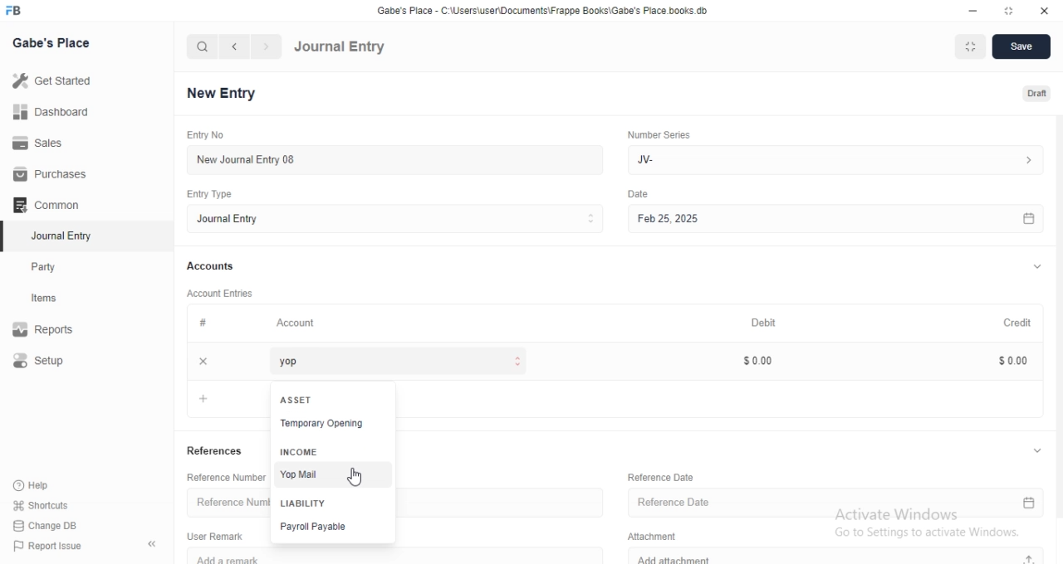 The height and width of the screenshot is (564, 1063). Describe the element at coordinates (212, 267) in the screenshot. I see `Accounts` at that location.